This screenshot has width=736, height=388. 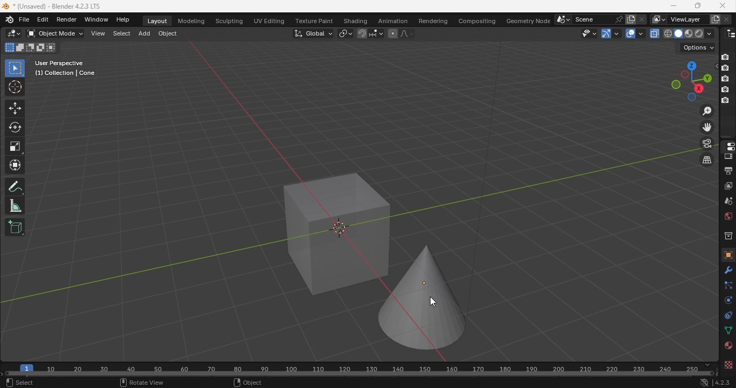 I want to click on Transform pivot point, so click(x=344, y=33).